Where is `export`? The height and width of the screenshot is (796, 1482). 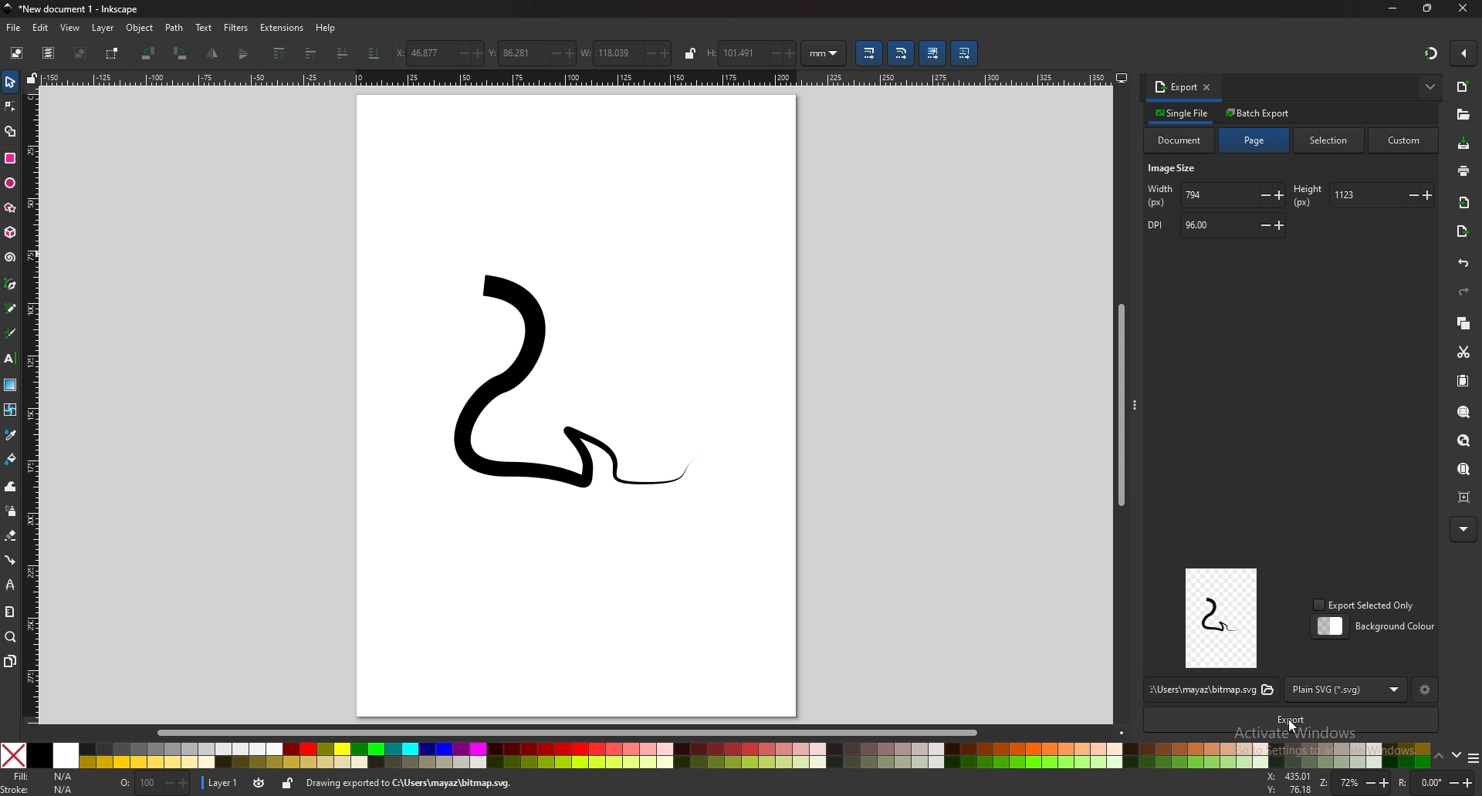
export is located at coordinates (1290, 719).